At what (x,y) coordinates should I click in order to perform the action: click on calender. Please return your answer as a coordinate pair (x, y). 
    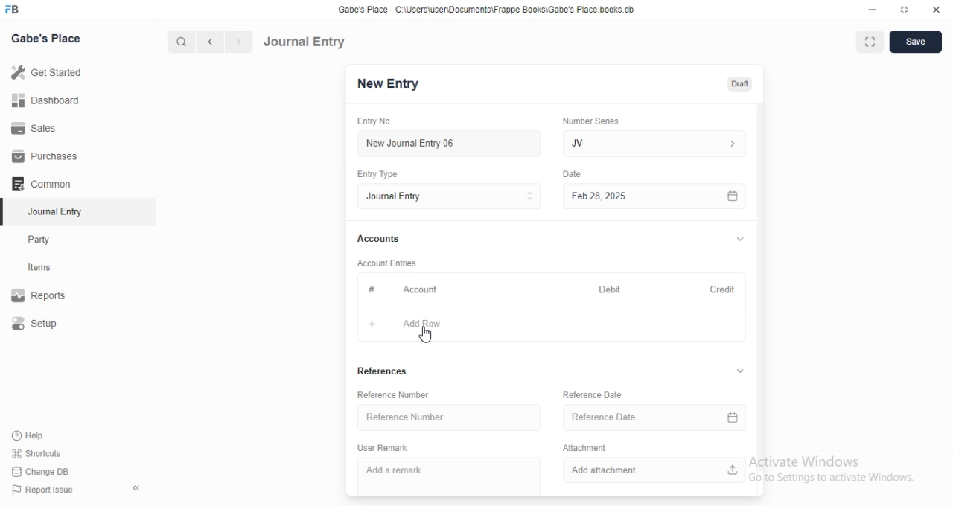
    Looking at the image, I should click on (731, 418).